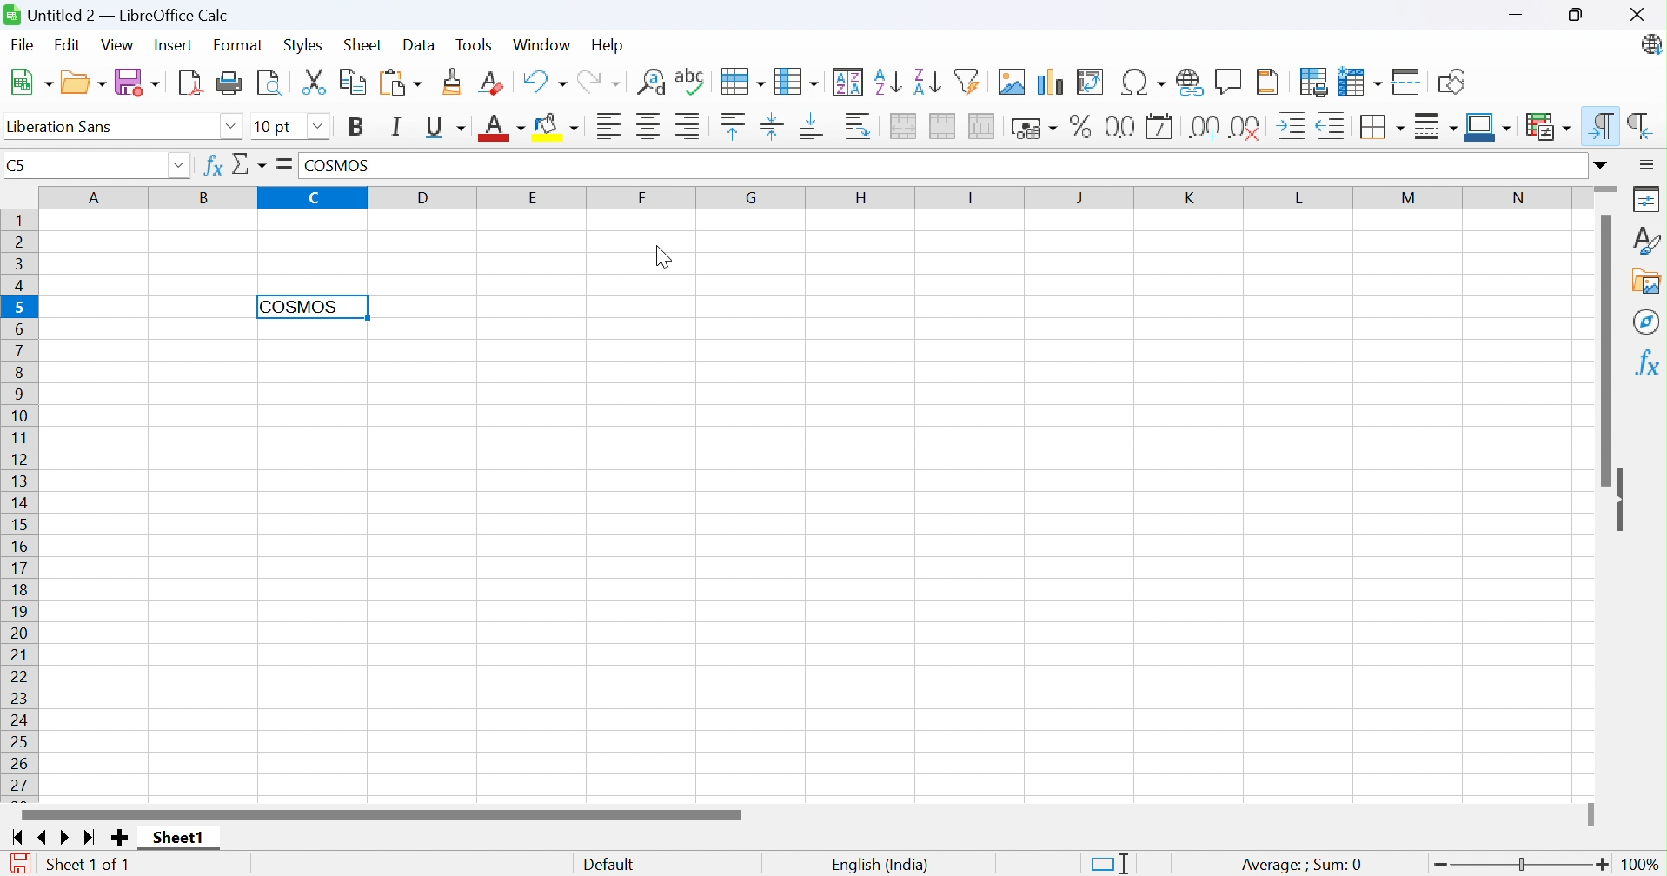  Describe the element at coordinates (319, 126) in the screenshot. I see `Drop down` at that location.